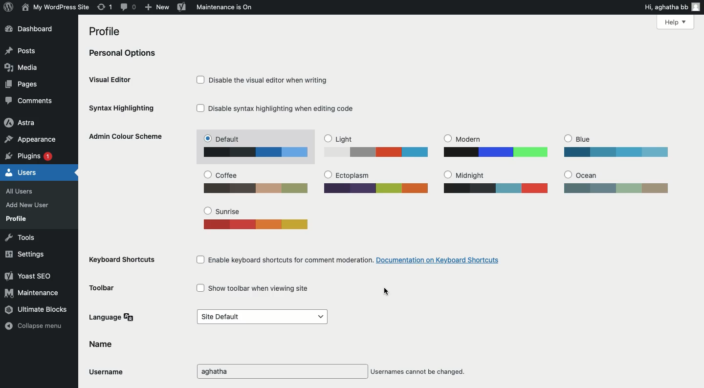 The height and width of the screenshot is (388, 704). I want to click on Posts, so click(21, 52).